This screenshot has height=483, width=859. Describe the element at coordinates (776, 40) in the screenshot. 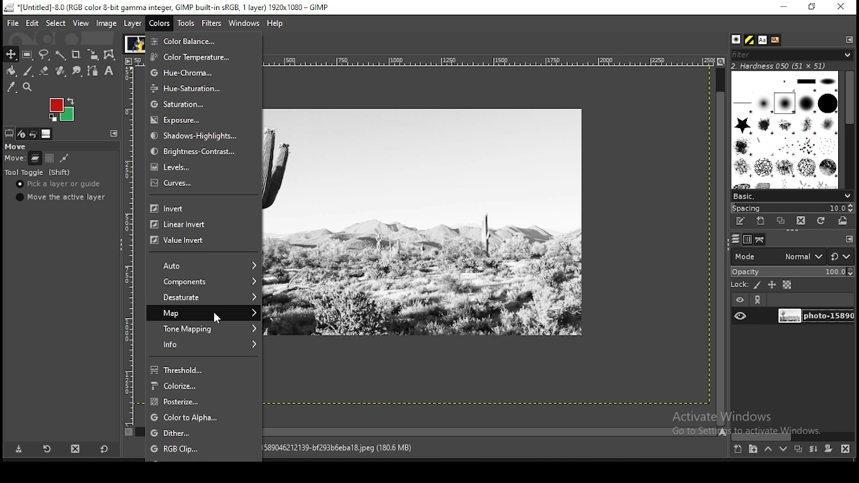

I see `document history` at that location.